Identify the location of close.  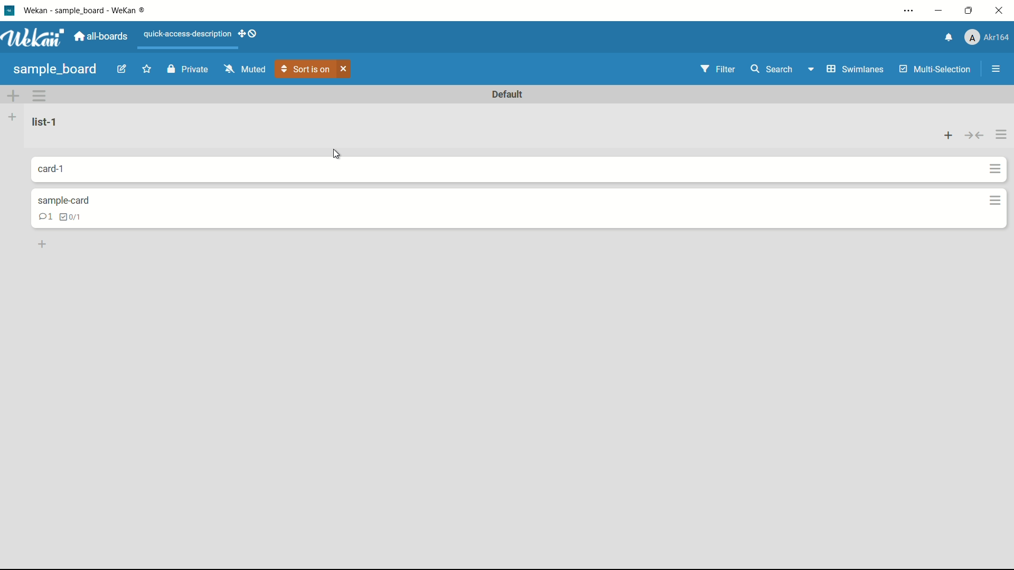
(345, 69).